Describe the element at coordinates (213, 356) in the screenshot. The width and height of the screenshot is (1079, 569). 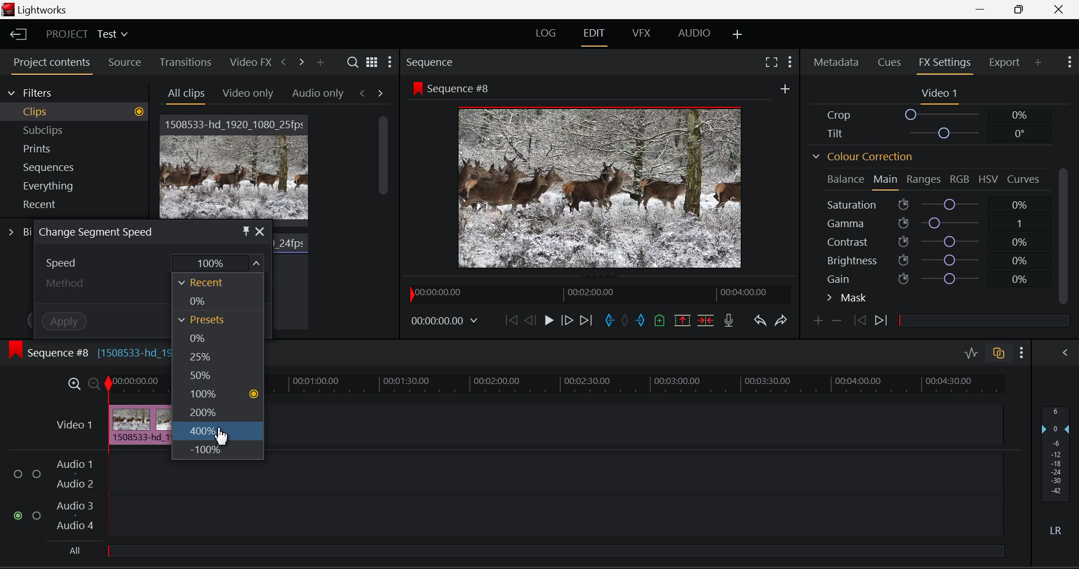
I see `25%` at that location.